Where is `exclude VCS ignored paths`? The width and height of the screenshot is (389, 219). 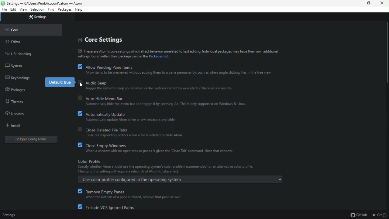 exclude VCS ignored paths is located at coordinates (112, 207).